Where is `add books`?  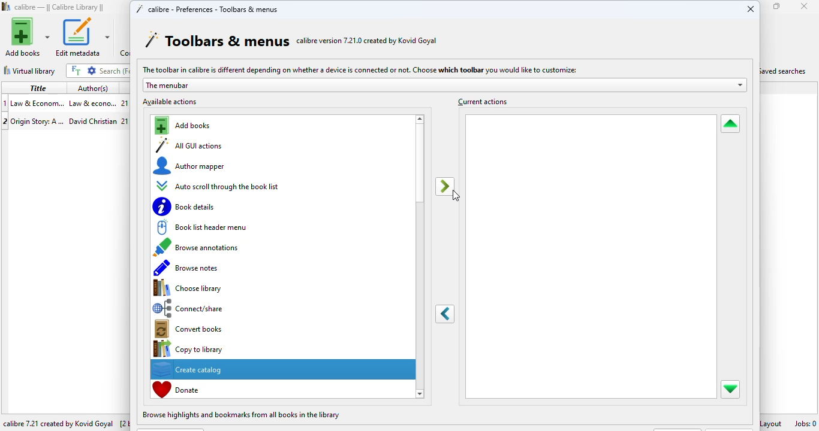 add books is located at coordinates (185, 126).